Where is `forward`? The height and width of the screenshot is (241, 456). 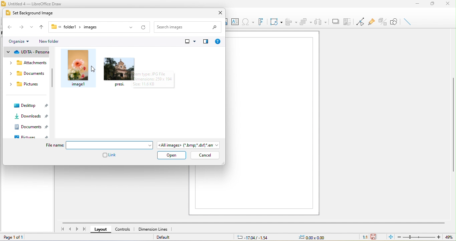 forward is located at coordinates (20, 27).